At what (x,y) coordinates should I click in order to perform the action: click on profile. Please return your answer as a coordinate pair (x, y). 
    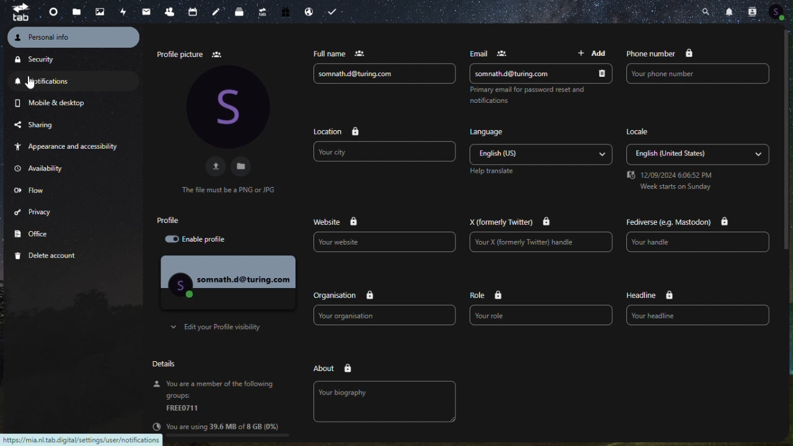
    Looking at the image, I should click on (227, 282).